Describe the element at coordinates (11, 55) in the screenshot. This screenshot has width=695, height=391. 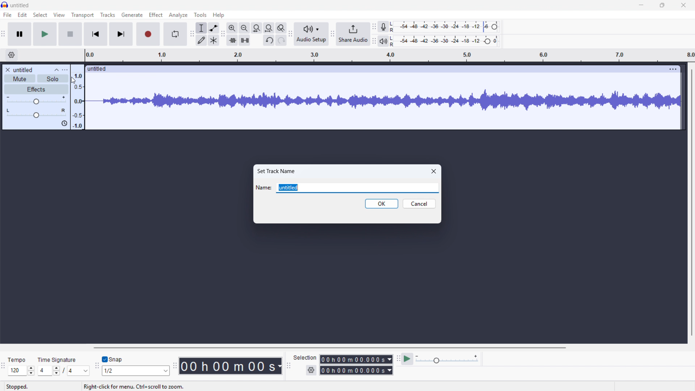
I see `Timeline settings ` at that location.